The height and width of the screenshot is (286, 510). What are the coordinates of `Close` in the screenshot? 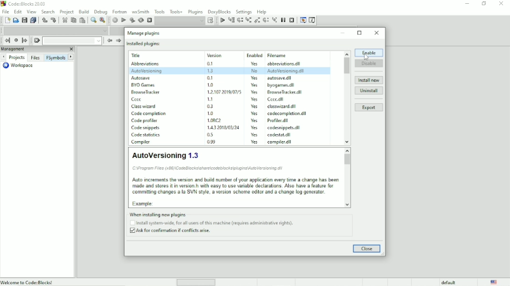 It's located at (377, 33).